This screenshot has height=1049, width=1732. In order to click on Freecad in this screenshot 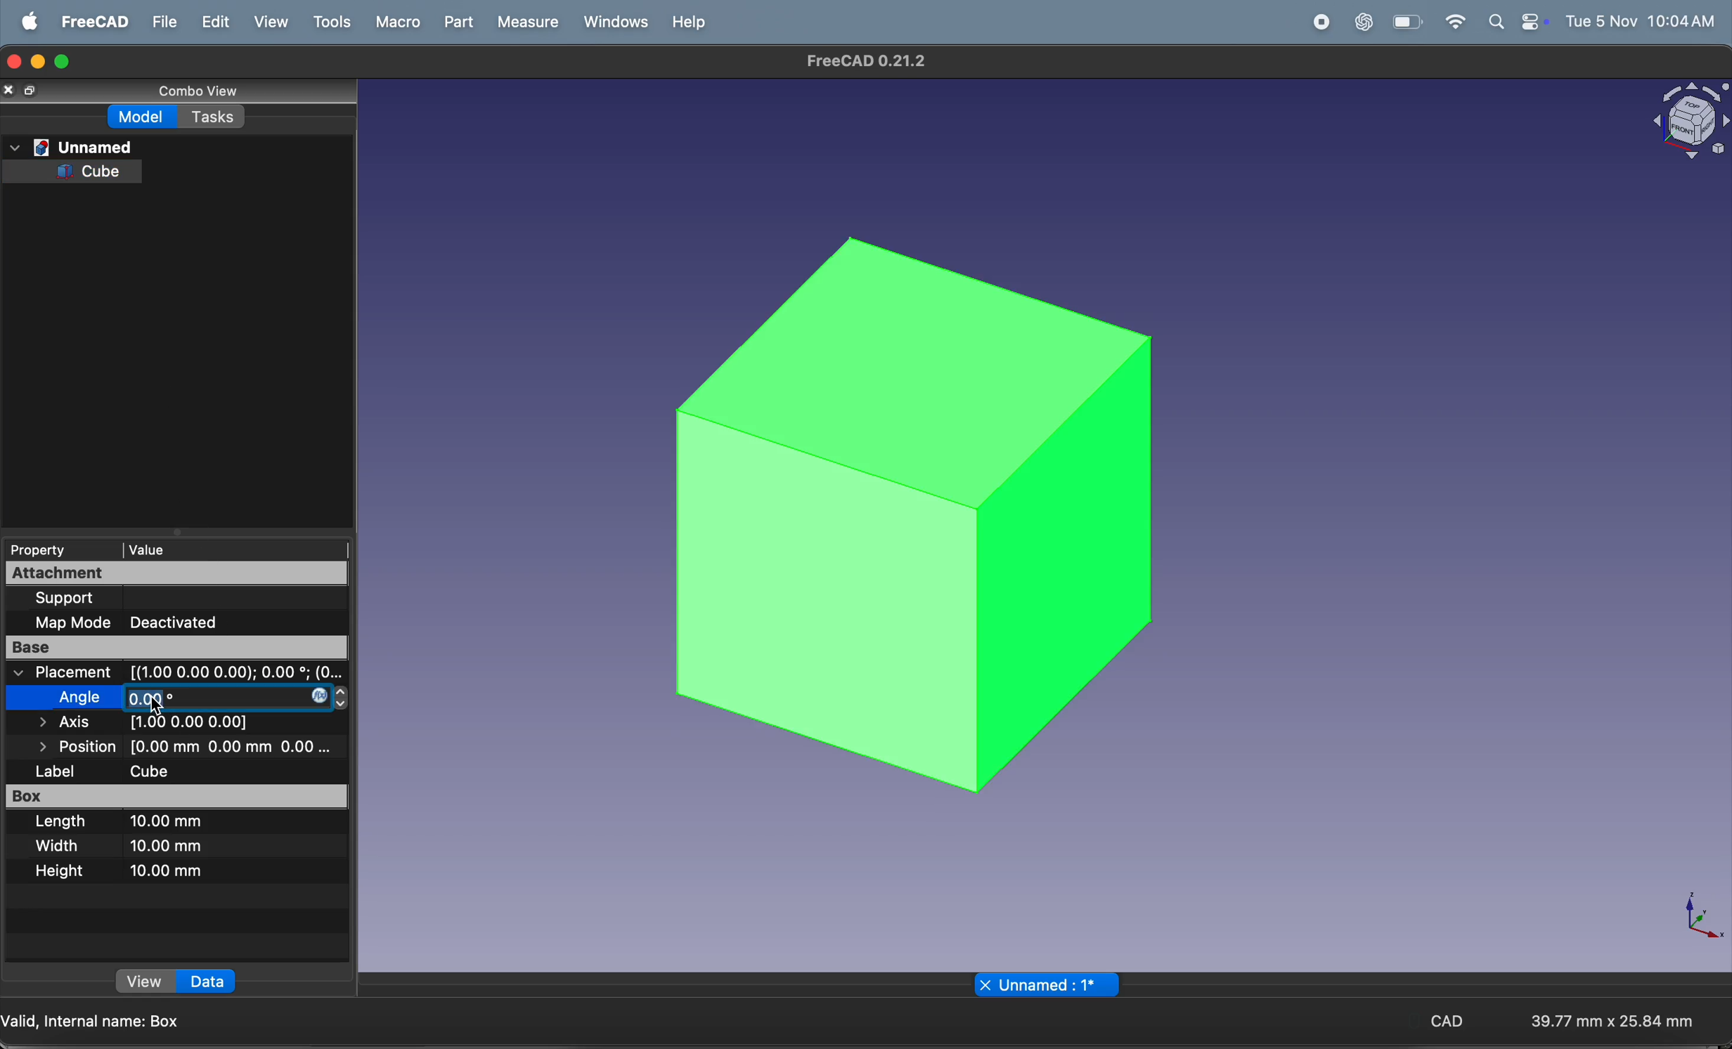, I will do `click(866, 61)`.